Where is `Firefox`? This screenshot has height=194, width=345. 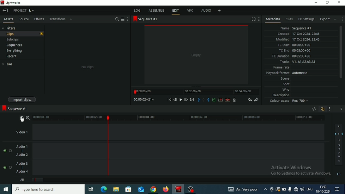
Firefox is located at coordinates (165, 190).